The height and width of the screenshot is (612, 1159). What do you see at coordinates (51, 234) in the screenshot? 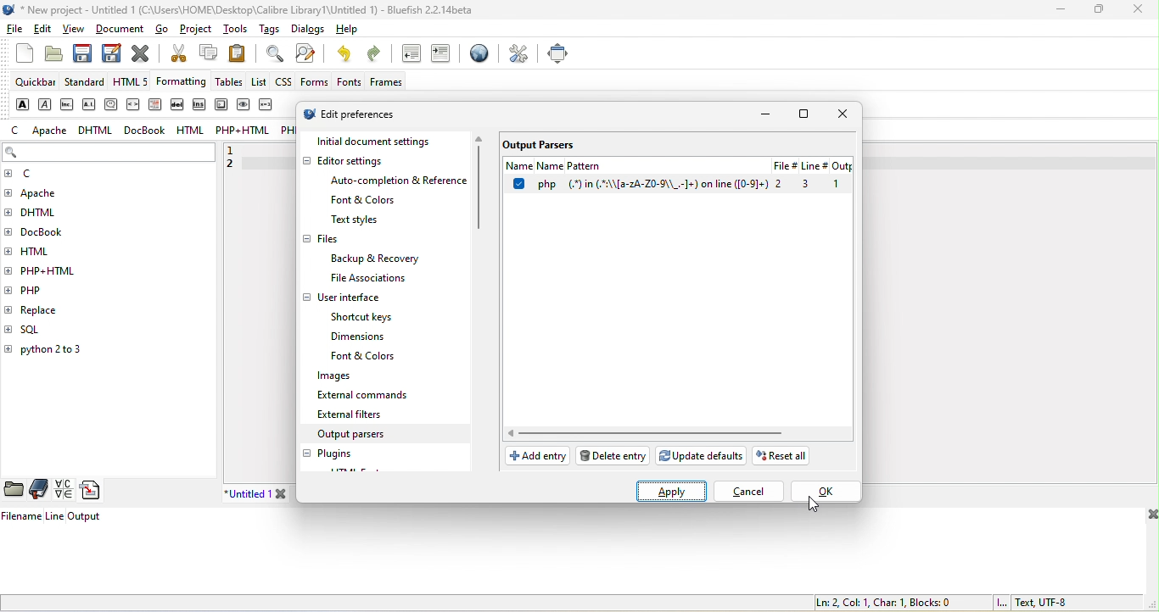
I see `docbook` at bounding box center [51, 234].